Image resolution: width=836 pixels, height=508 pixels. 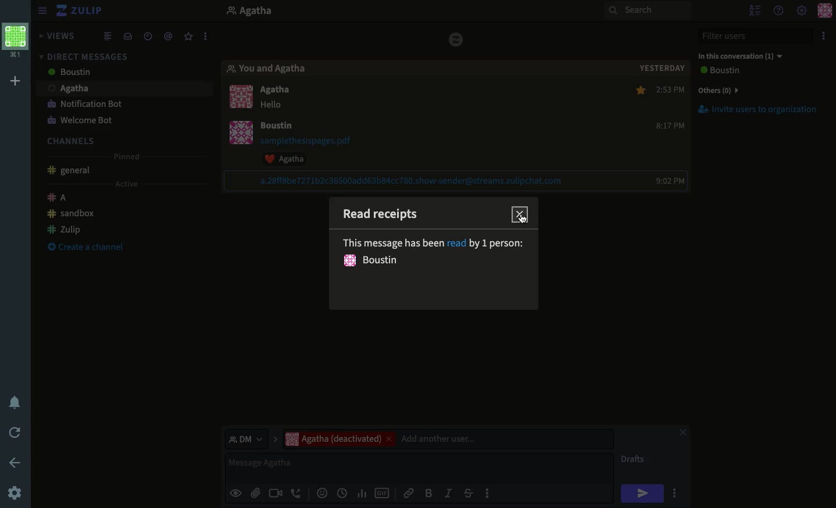 What do you see at coordinates (17, 431) in the screenshot?
I see `Refresh` at bounding box center [17, 431].